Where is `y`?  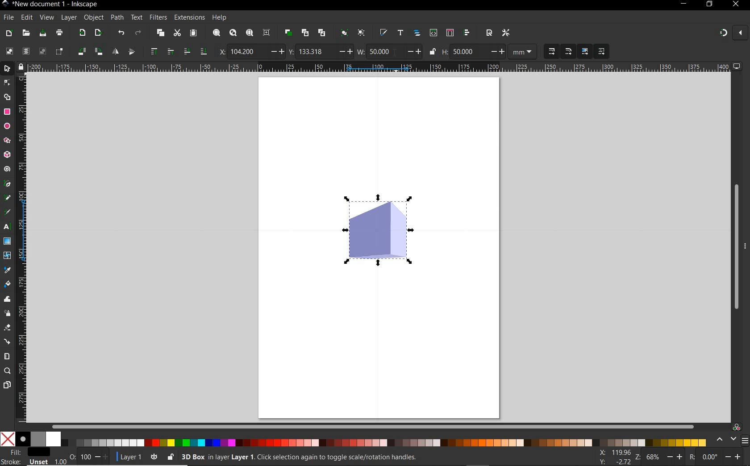 y is located at coordinates (292, 52).